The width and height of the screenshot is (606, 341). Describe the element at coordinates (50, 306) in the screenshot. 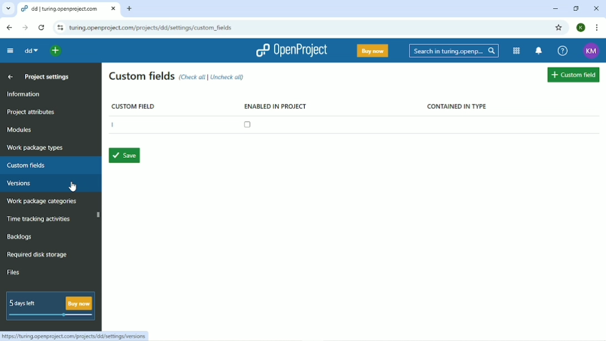

I see `5 days left` at that location.